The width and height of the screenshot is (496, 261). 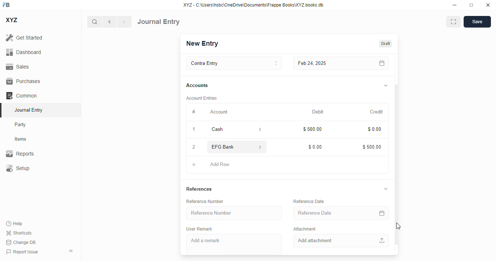 I want to click on purchases, so click(x=24, y=81).